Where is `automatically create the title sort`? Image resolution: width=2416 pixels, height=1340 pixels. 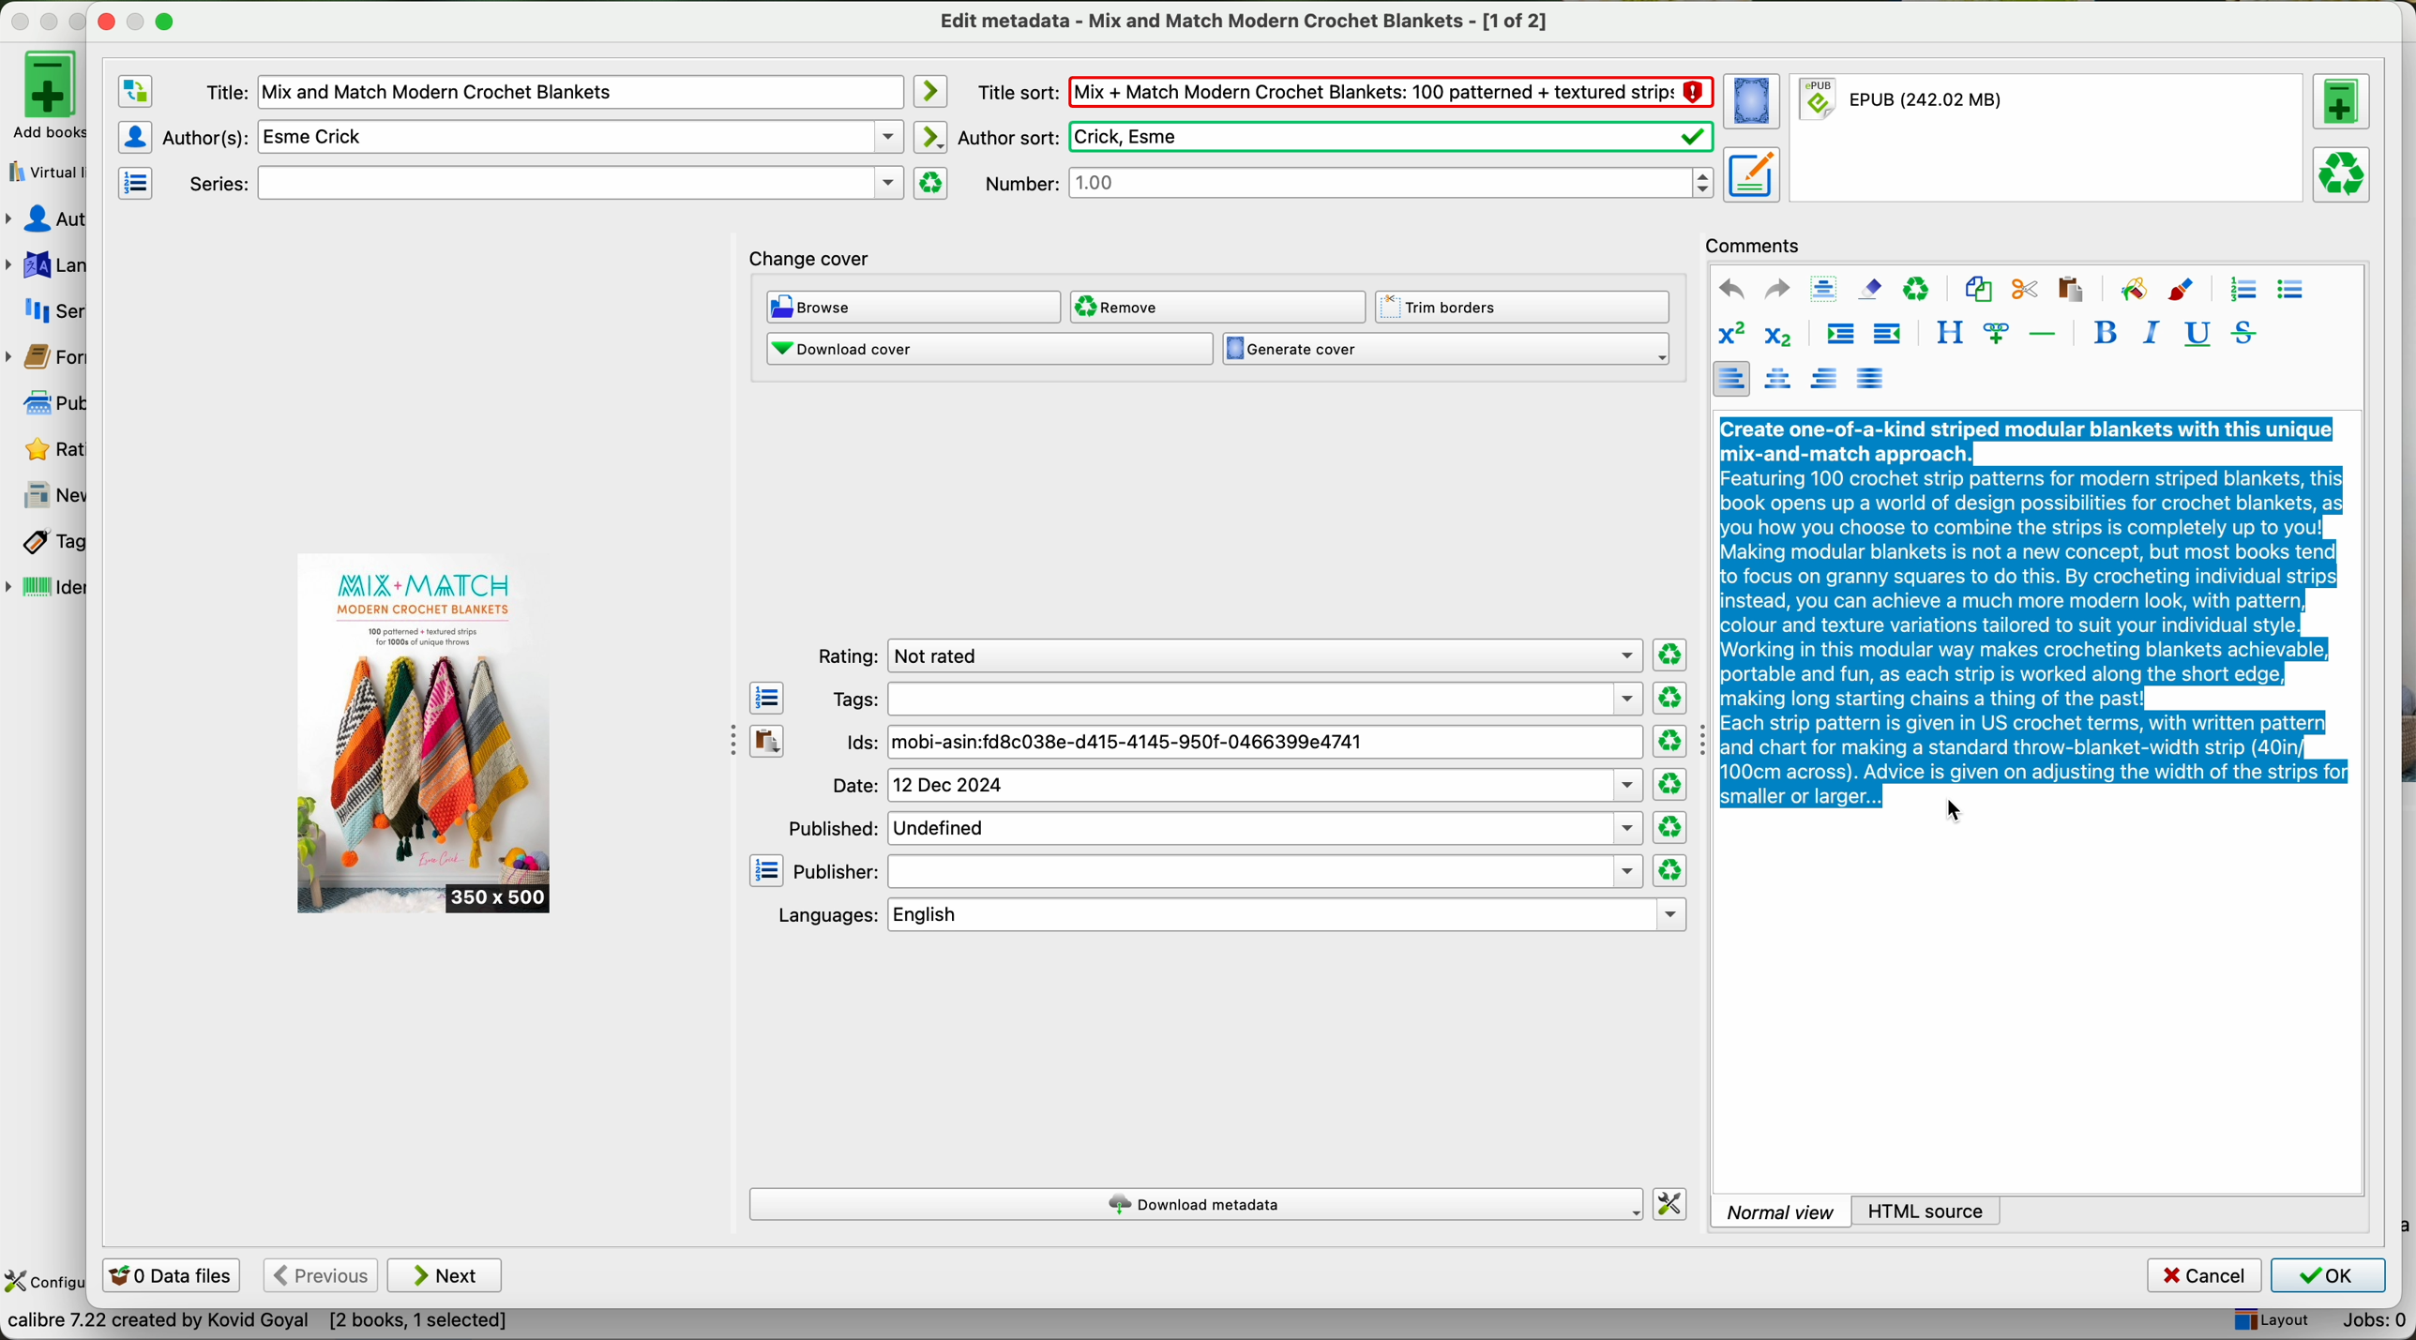
automatically create the title sort is located at coordinates (929, 92).